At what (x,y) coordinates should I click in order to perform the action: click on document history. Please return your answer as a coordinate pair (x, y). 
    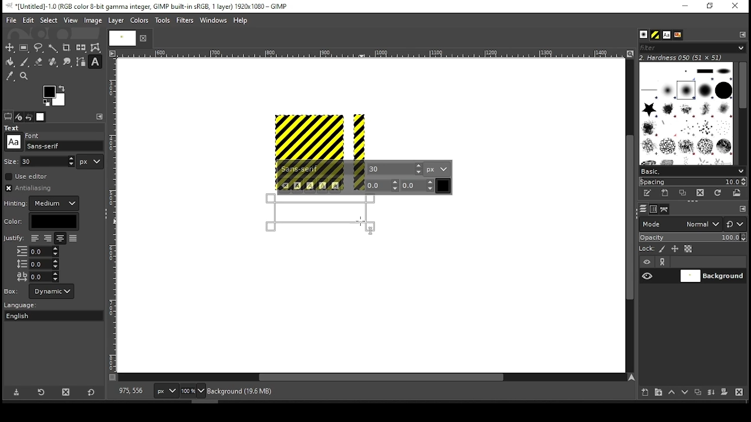
    Looking at the image, I should click on (677, 35).